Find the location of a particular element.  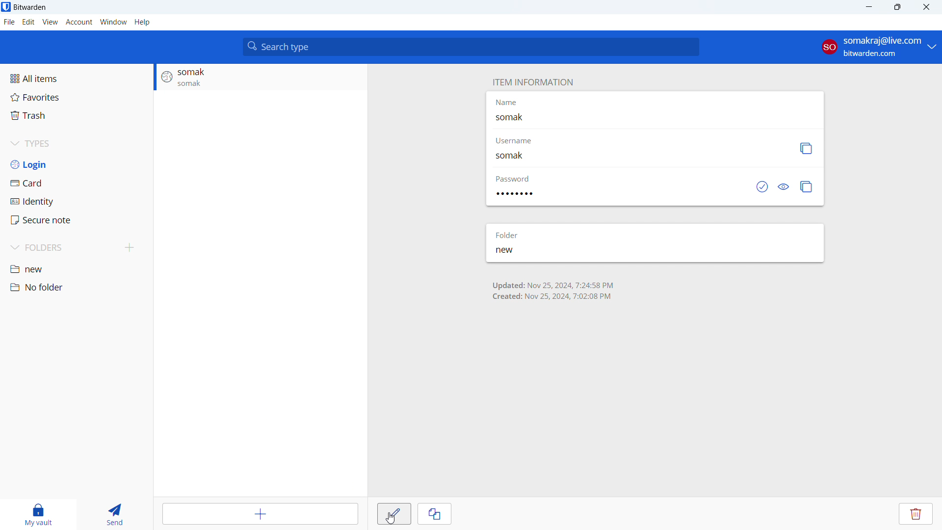

secure note is located at coordinates (77, 220).